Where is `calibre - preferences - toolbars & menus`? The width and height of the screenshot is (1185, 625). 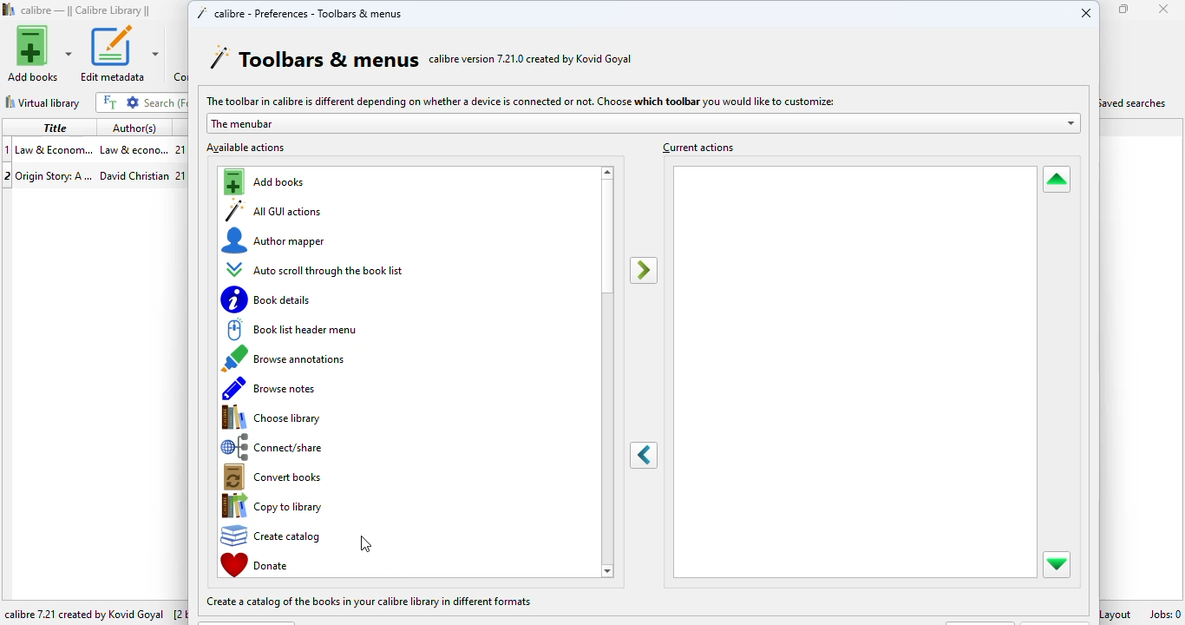 calibre - preferences - toolbars & menus is located at coordinates (298, 12).